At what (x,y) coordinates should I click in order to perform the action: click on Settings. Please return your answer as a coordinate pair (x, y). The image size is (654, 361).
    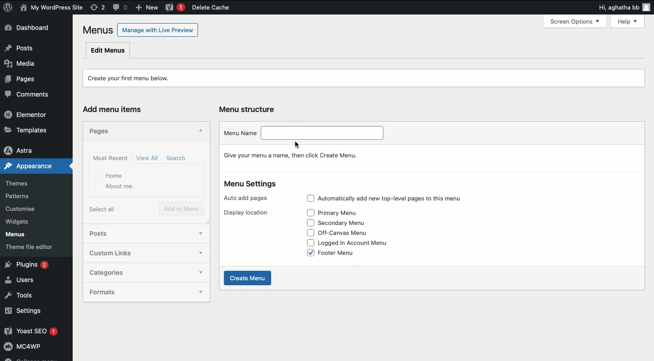
    Looking at the image, I should click on (34, 312).